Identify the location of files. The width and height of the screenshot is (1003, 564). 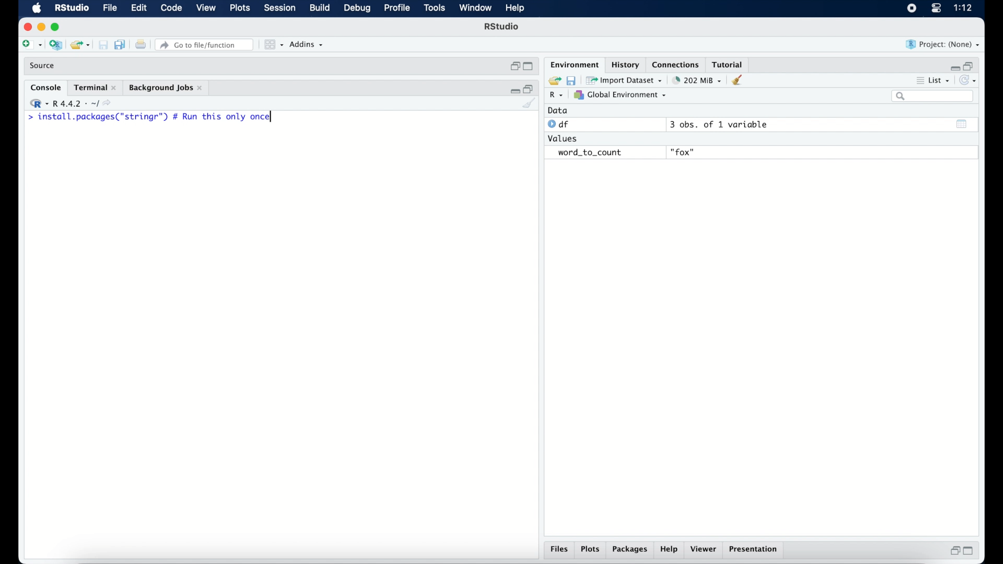
(561, 549).